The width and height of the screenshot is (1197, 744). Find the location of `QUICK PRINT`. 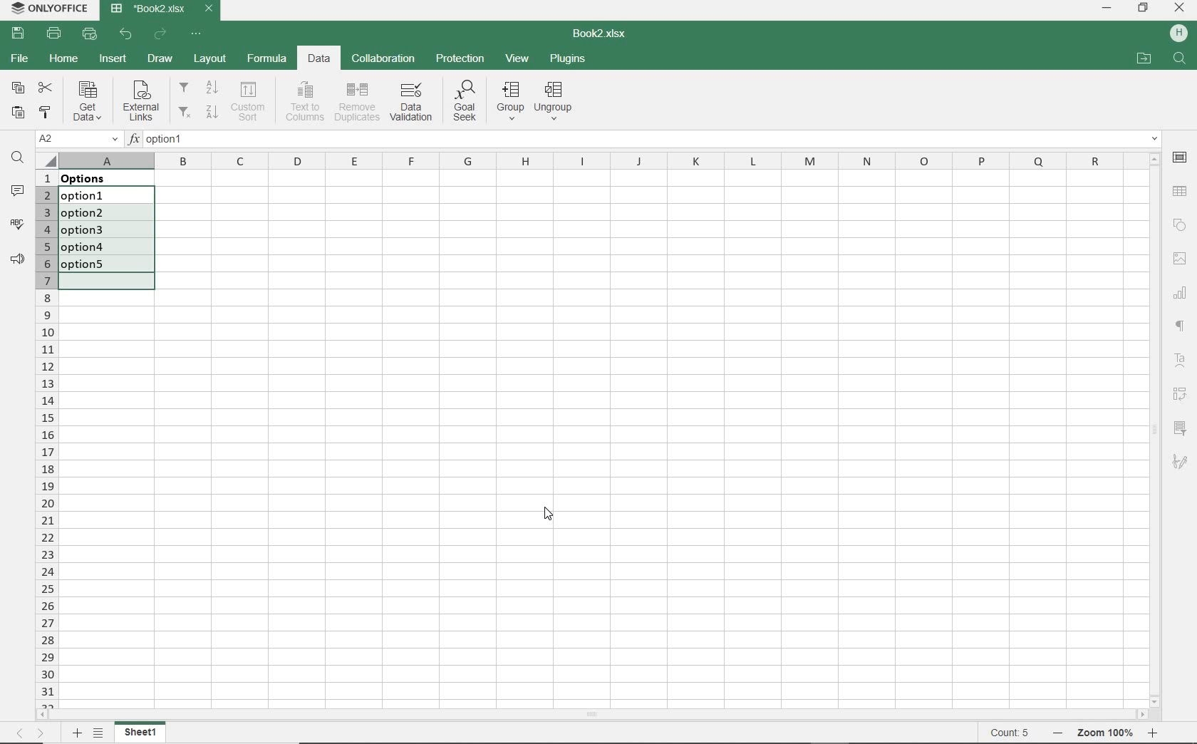

QUICK PRINT is located at coordinates (90, 34).